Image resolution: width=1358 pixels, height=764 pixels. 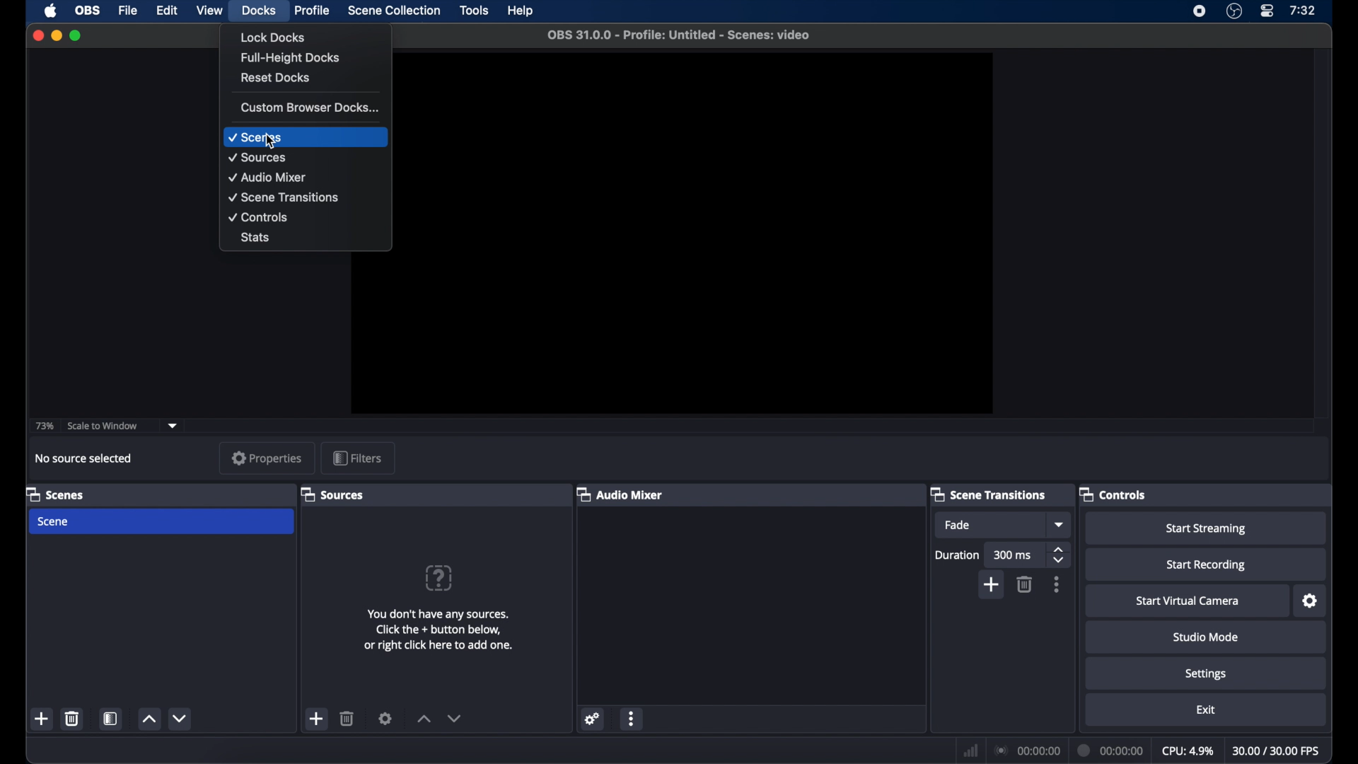 What do you see at coordinates (347, 718) in the screenshot?
I see `delete` at bounding box center [347, 718].